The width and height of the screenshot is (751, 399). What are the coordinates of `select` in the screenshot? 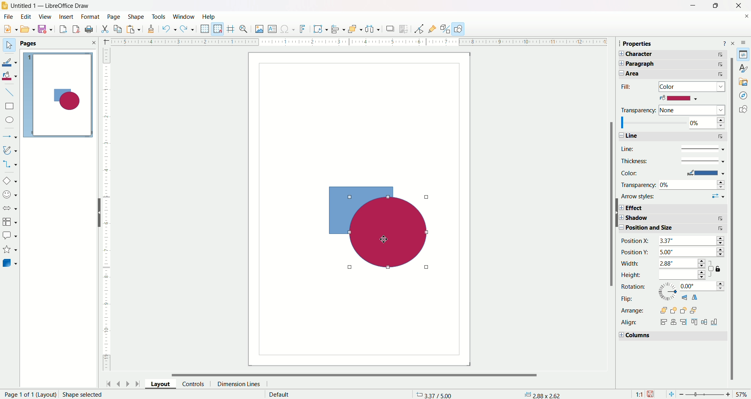 It's located at (7, 44).